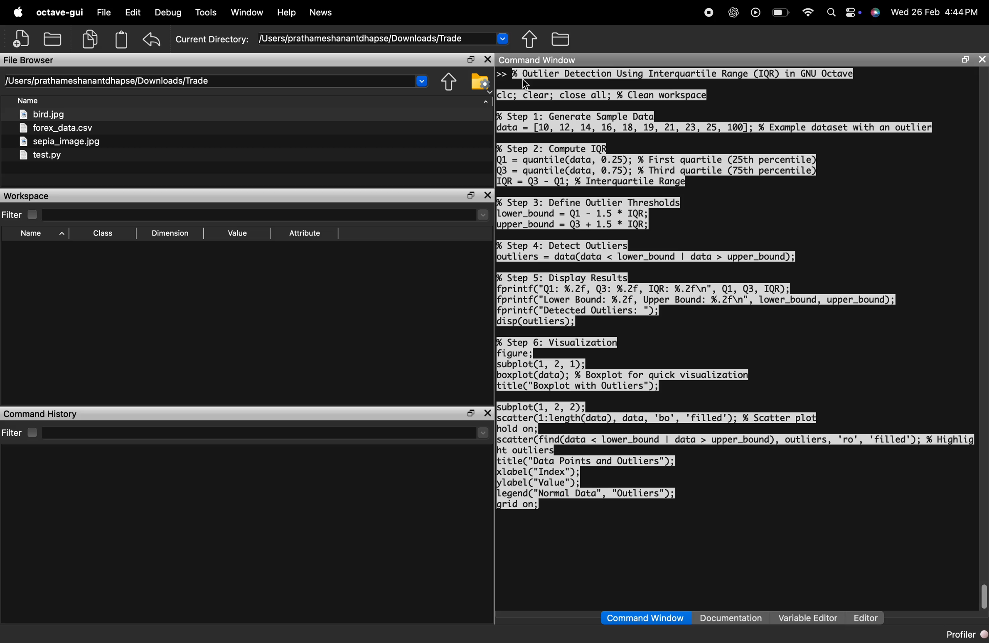 The image size is (989, 643). Describe the element at coordinates (502, 37) in the screenshot. I see `Drop-down ` at that location.